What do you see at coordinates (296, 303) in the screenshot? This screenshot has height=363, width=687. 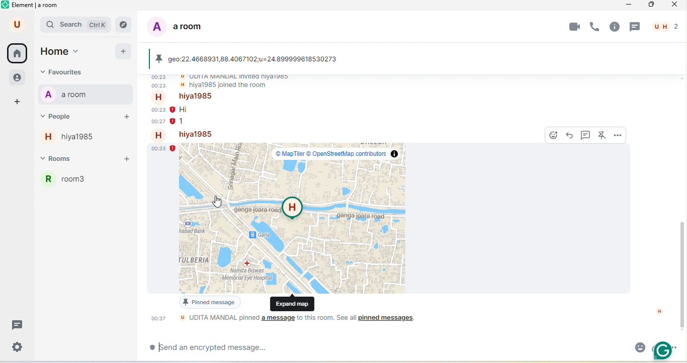 I see `expand map` at bounding box center [296, 303].